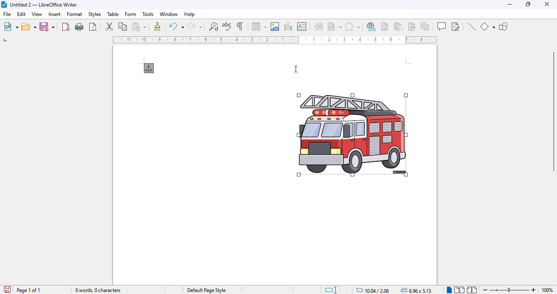 The image size is (557, 294). What do you see at coordinates (411, 27) in the screenshot?
I see `insert bookmark` at bounding box center [411, 27].